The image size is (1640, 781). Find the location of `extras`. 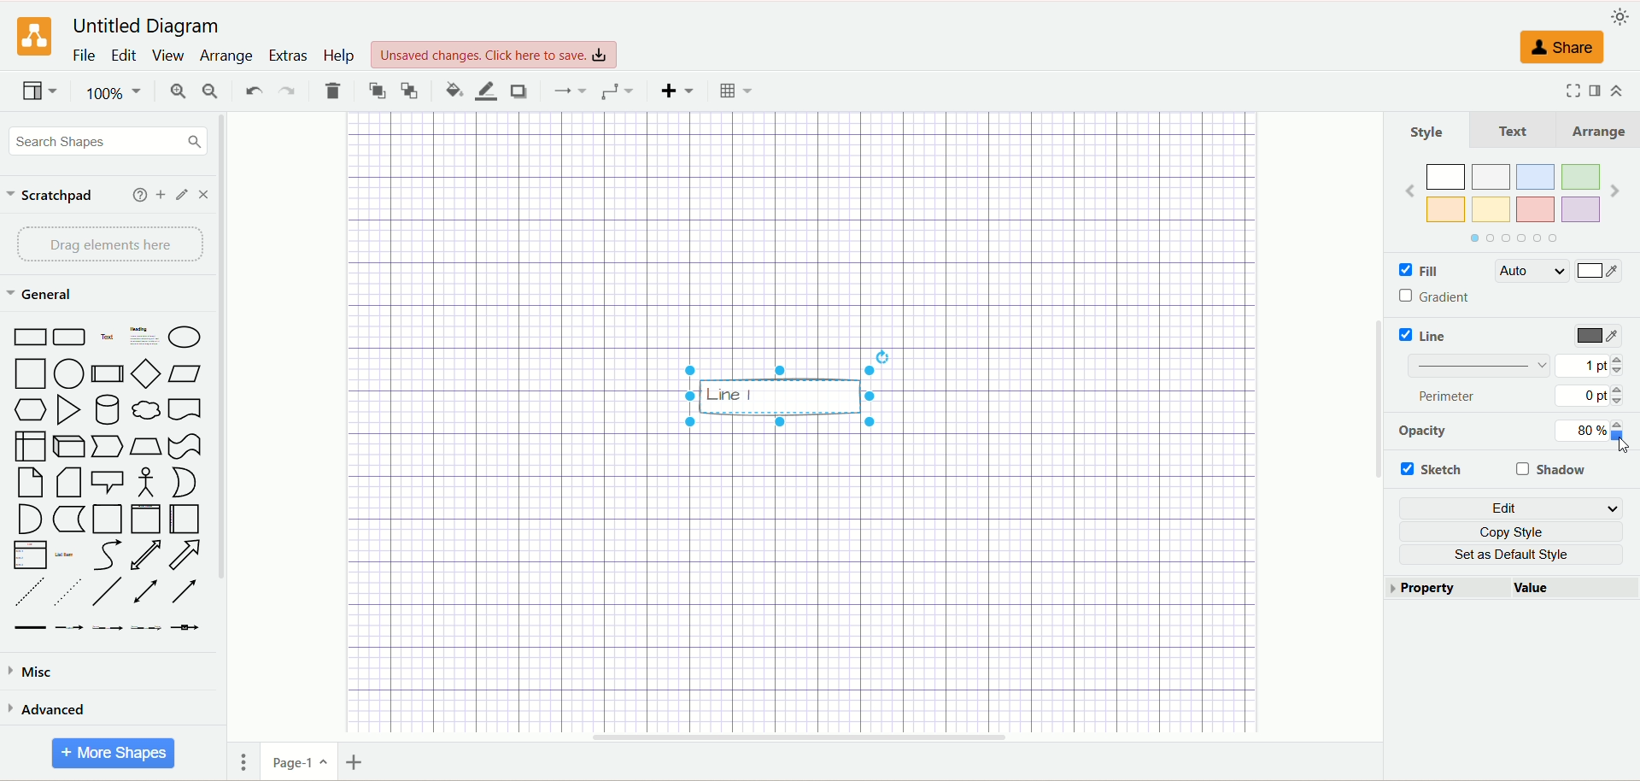

extras is located at coordinates (288, 55).